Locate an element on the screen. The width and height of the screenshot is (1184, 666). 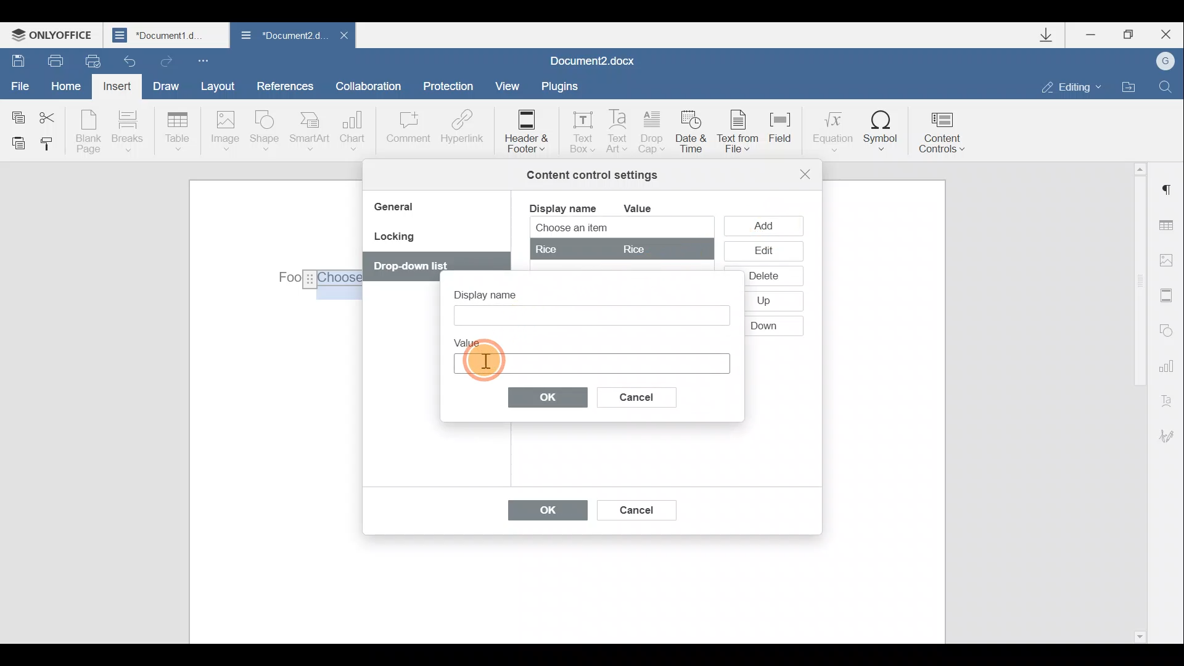
Paste is located at coordinates (14, 142).